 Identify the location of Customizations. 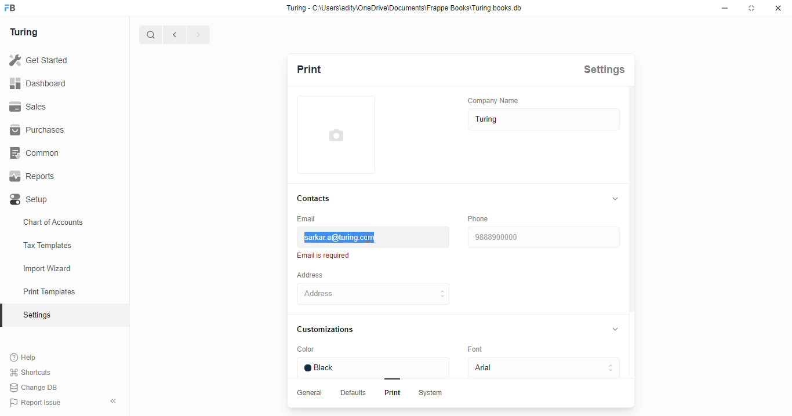
(331, 329).